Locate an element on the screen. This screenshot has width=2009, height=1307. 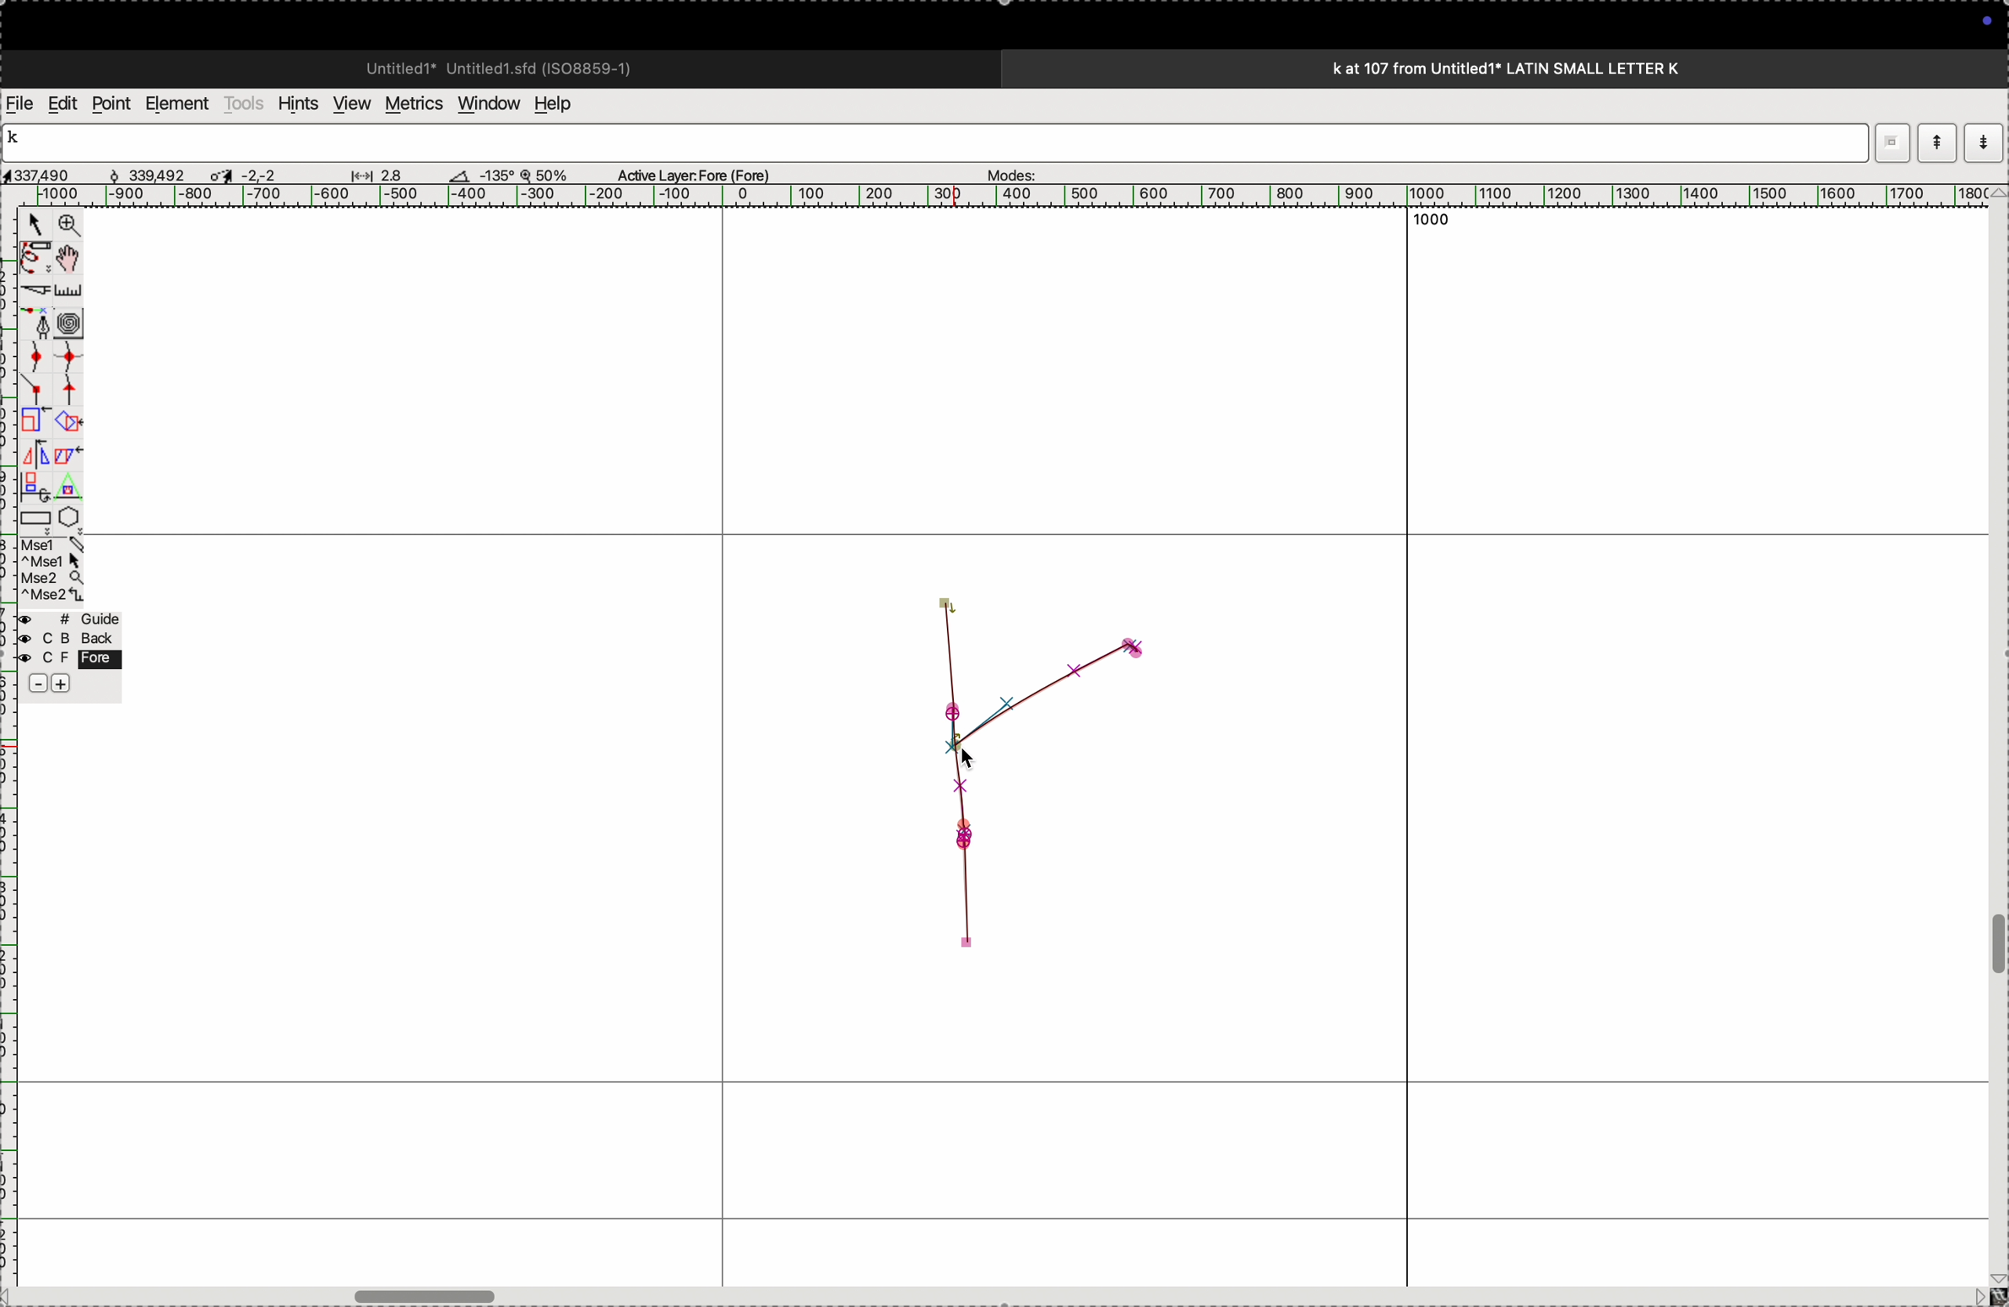
zoom is located at coordinates (66, 227).